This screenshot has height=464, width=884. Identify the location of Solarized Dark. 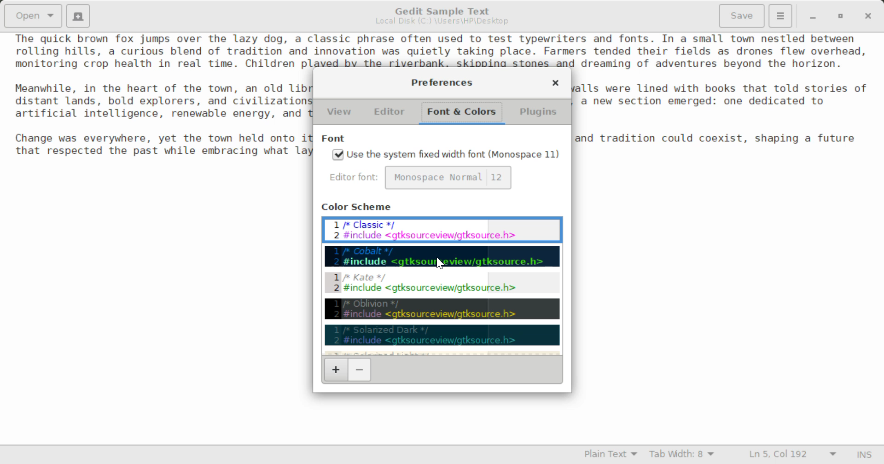
(441, 335).